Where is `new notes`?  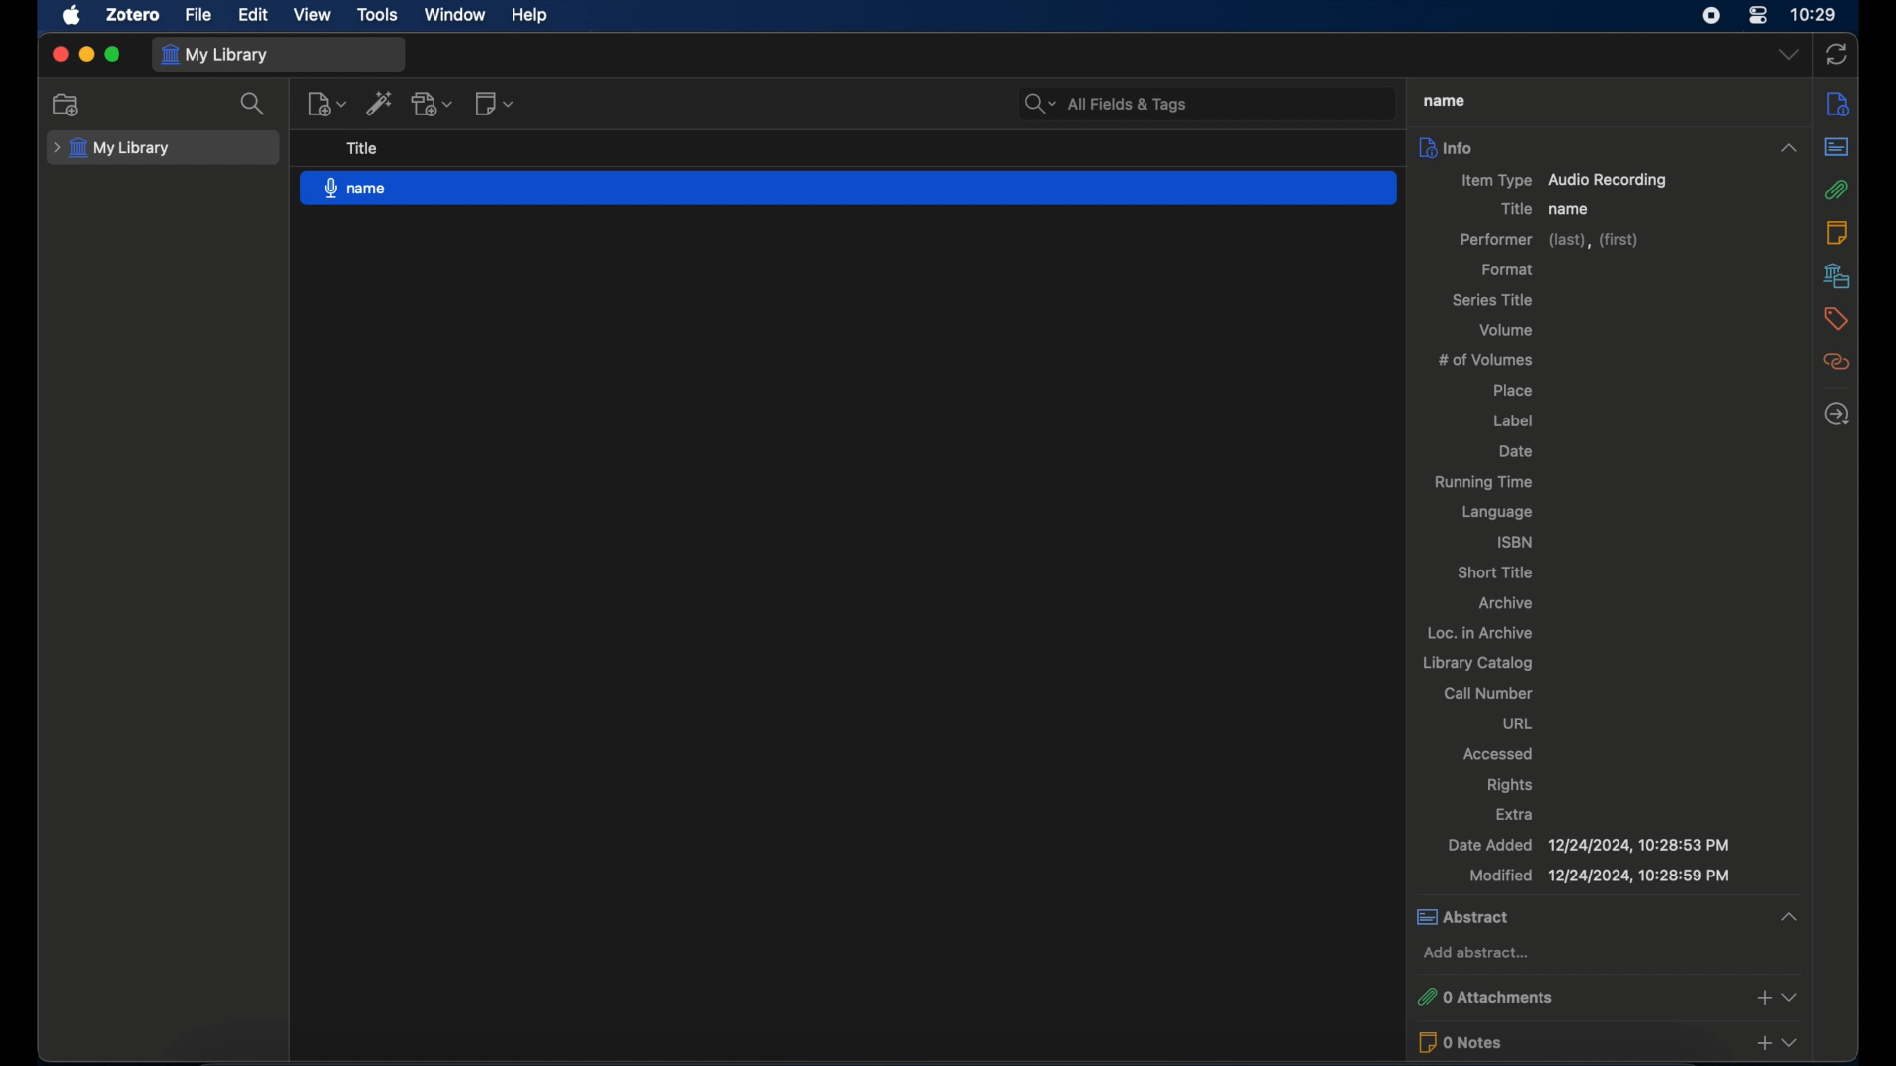 new notes is located at coordinates (496, 103).